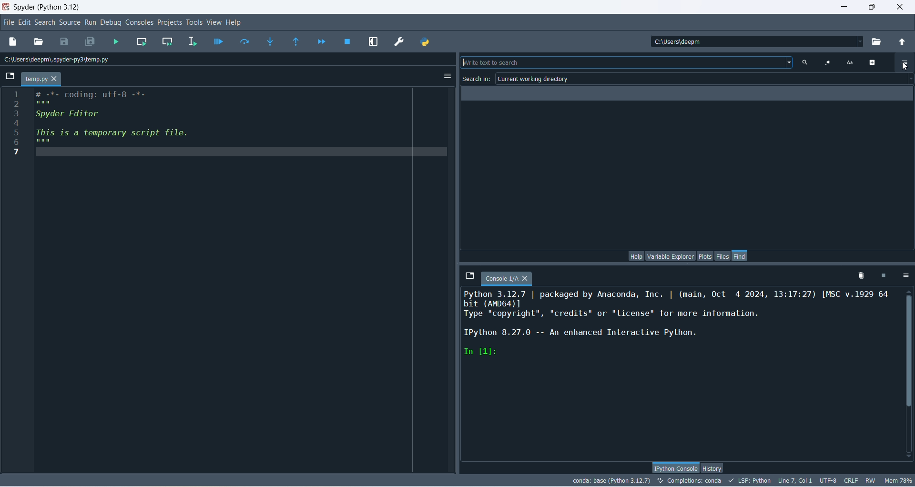 This screenshot has height=487, width=915. What do you see at coordinates (117, 42) in the screenshot?
I see `run file` at bounding box center [117, 42].